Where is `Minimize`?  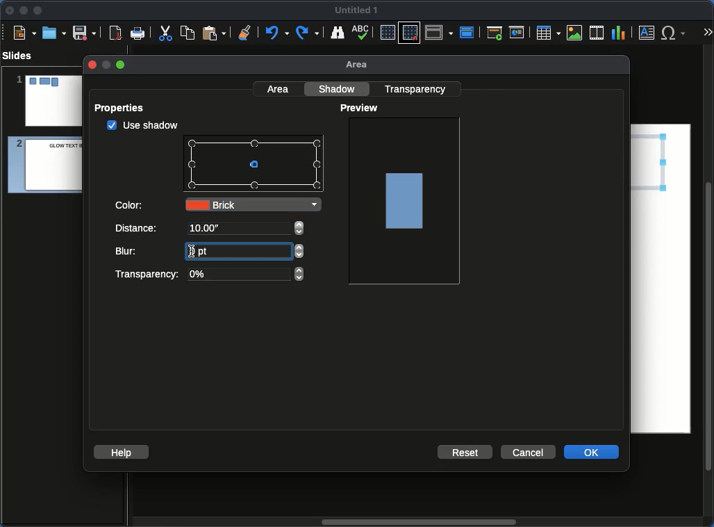
Minimize is located at coordinates (23, 10).